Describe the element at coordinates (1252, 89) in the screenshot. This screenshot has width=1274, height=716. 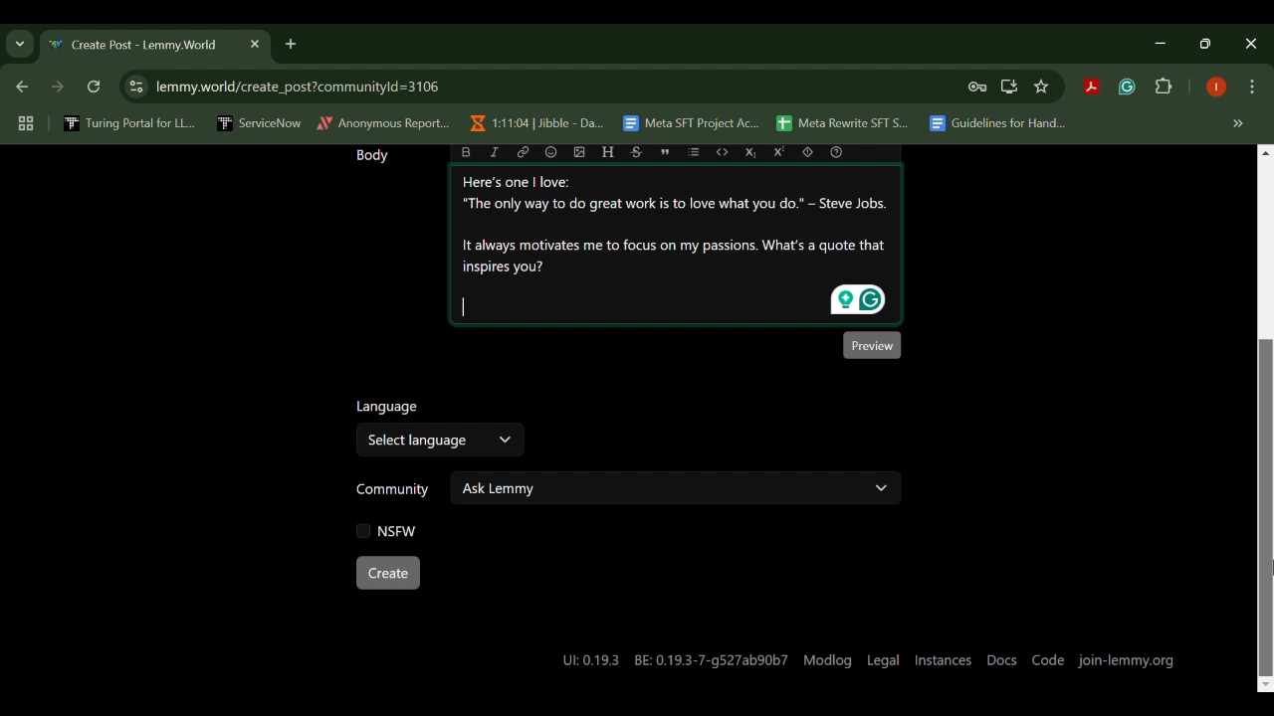
I see `Options` at that location.